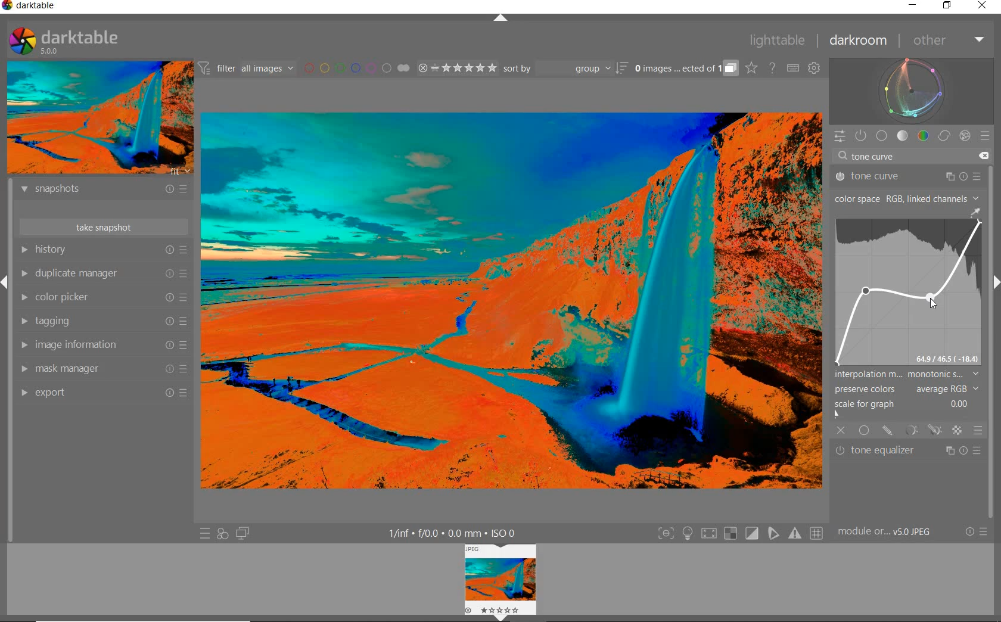 Image resolution: width=1001 pixels, height=622 pixels. Describe the element at coordinates (512, 300) in the screenshot. I see `video` at that location.